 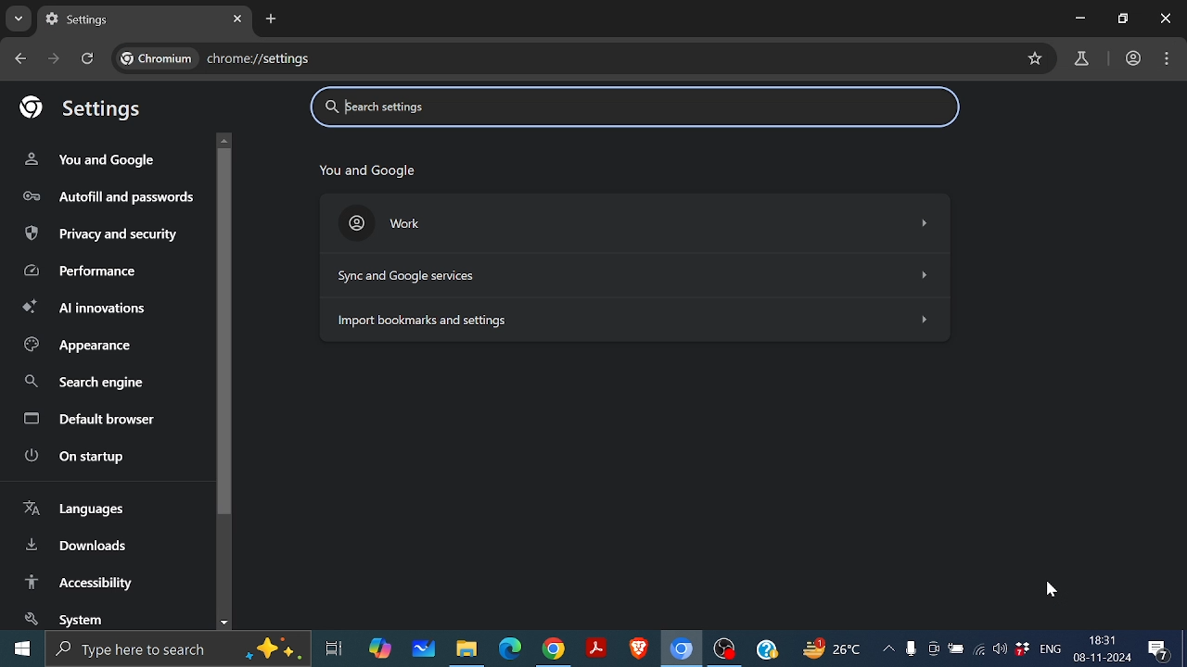 What do you see at coordinates (226, 622) in the screenshot?
I see `move down` at bounding box center [226, 622].